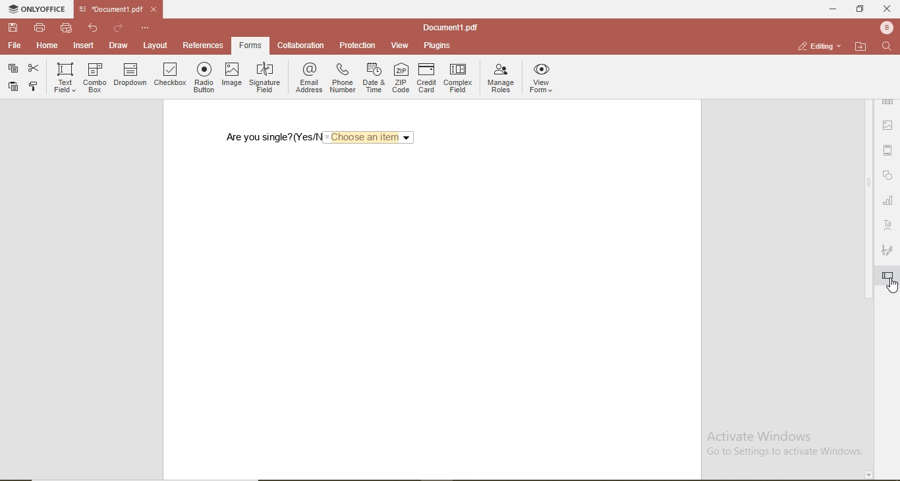 The image size is (900, 481). Describe the element at coordinates (118, 45) in the screenshot. I see `draw` at that location.